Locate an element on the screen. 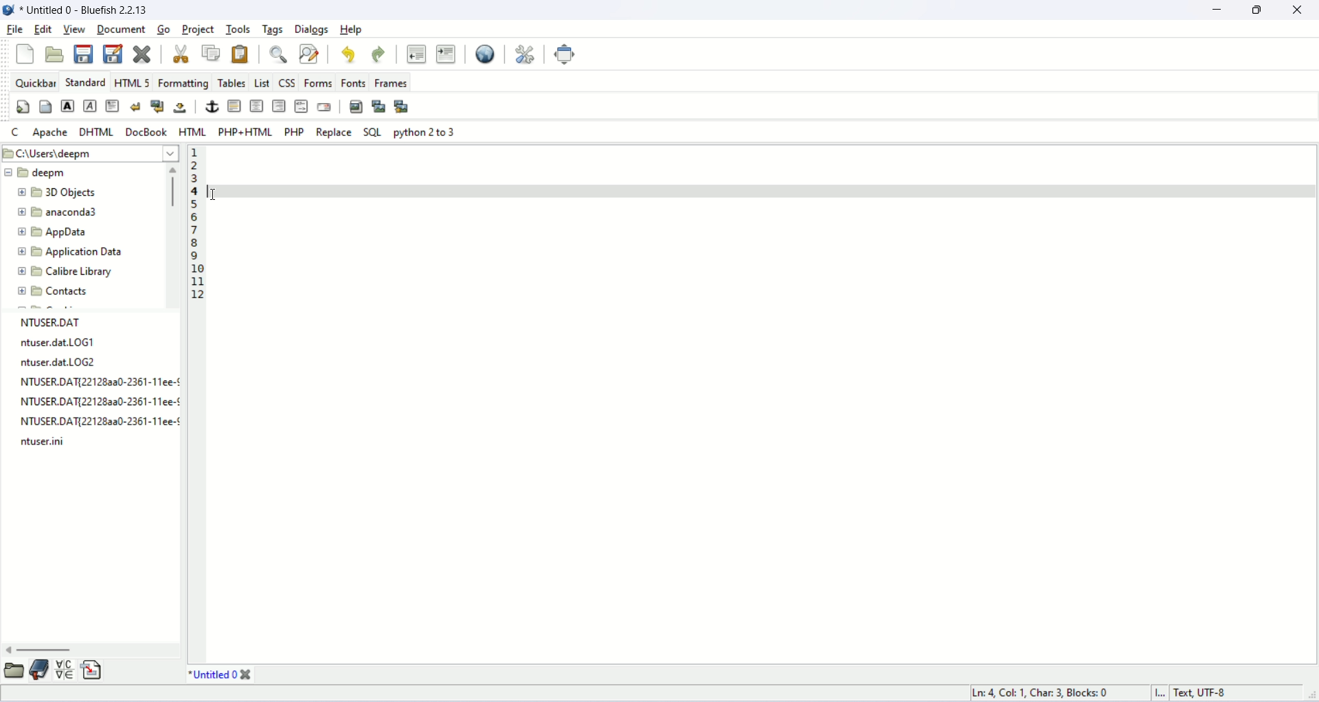 Image resolution: width=1319 pixels, height=702 pixels. quick bar is located at coordinates (33, 80).